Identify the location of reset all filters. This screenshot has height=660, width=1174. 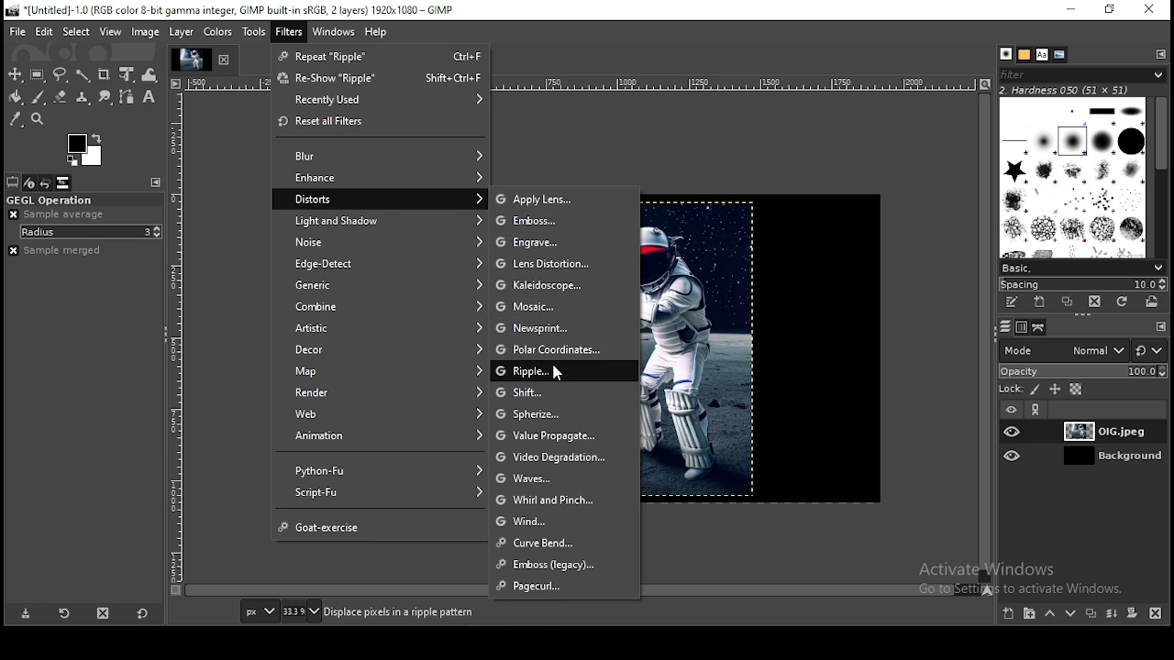
(383, 125).